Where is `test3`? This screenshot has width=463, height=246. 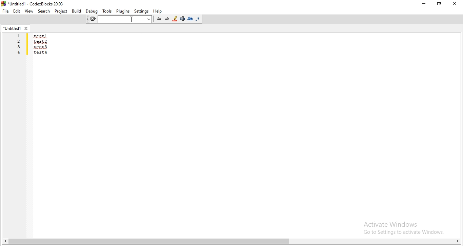
test3 is located at coordinates (41, 47).